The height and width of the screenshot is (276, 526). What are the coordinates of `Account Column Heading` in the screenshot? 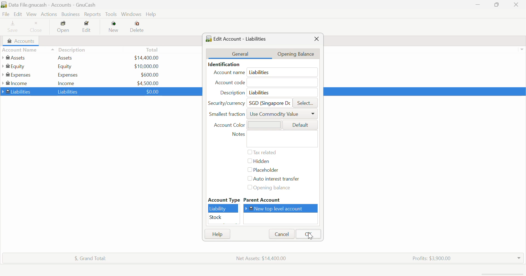 It's located at (21, 50).